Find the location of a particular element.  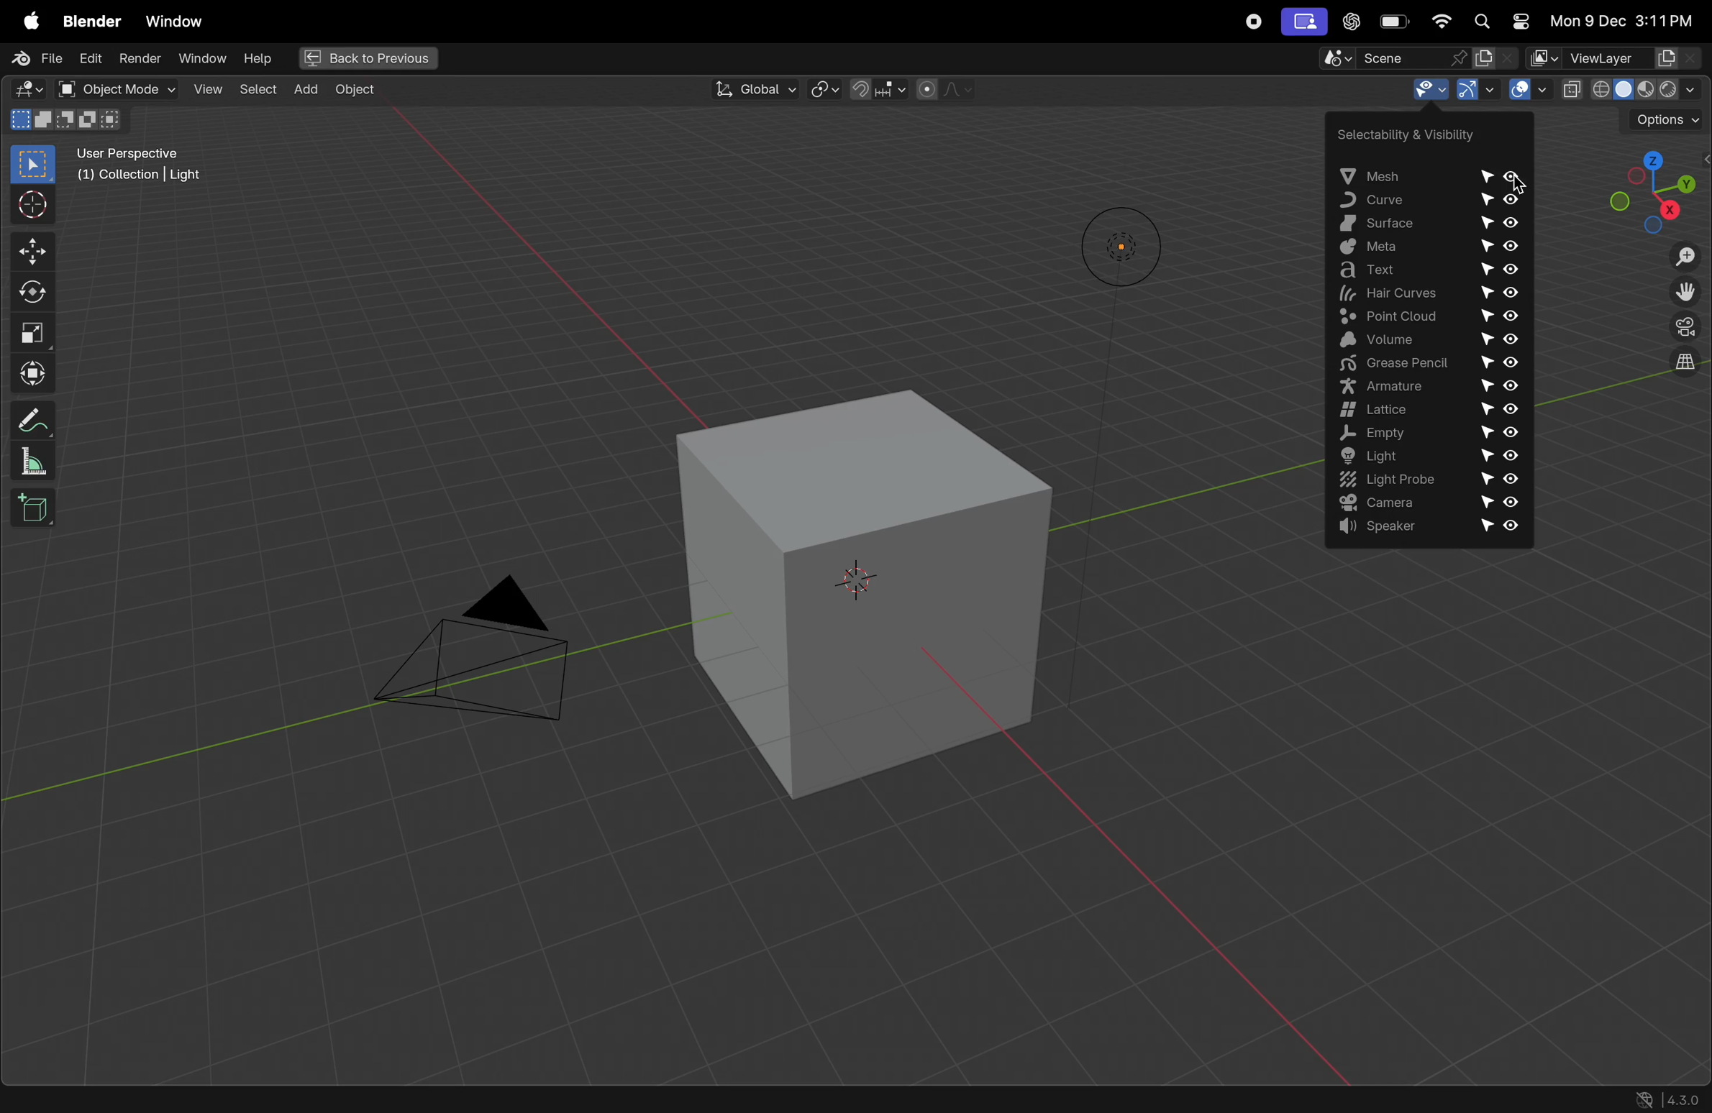

snap is located at coordinates (880, 89).